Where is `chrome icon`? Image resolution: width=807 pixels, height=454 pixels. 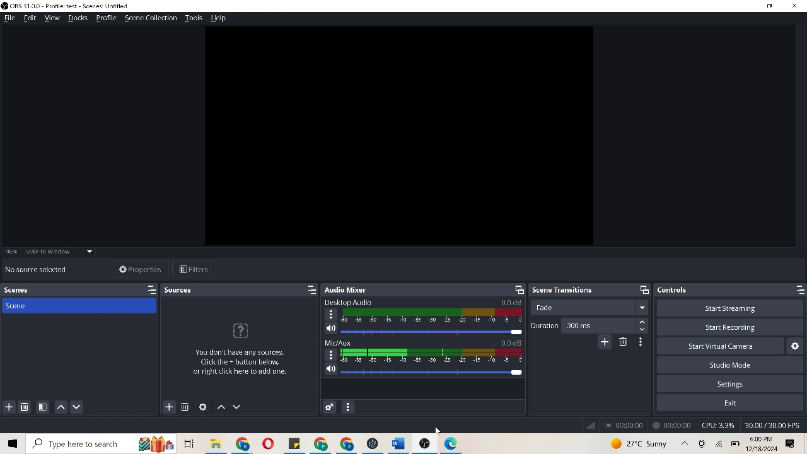 chrome icon is located at coordinates (336, 444).